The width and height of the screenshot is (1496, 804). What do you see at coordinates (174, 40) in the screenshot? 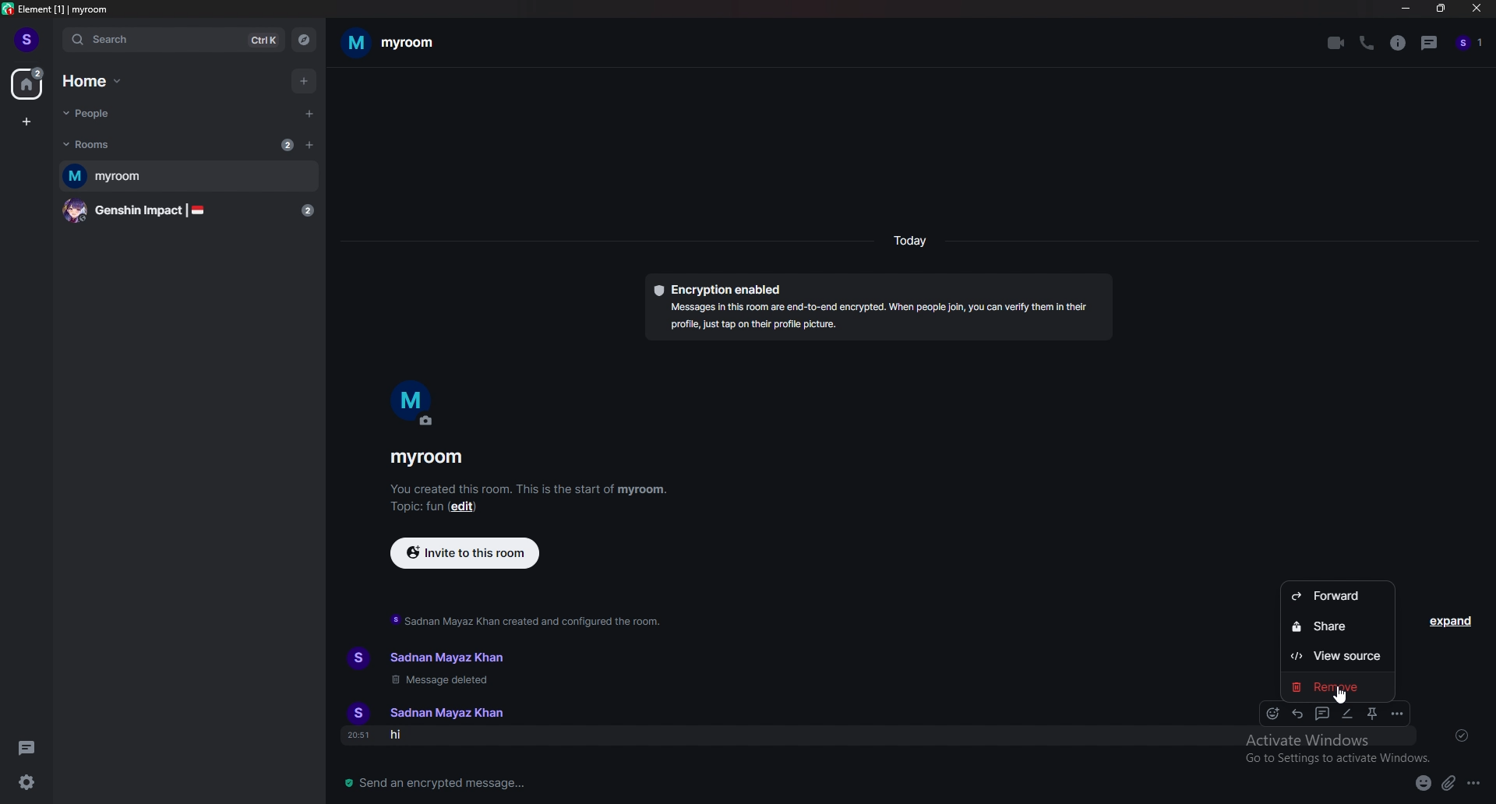
I see `search ` at bounding box center [174, 40].